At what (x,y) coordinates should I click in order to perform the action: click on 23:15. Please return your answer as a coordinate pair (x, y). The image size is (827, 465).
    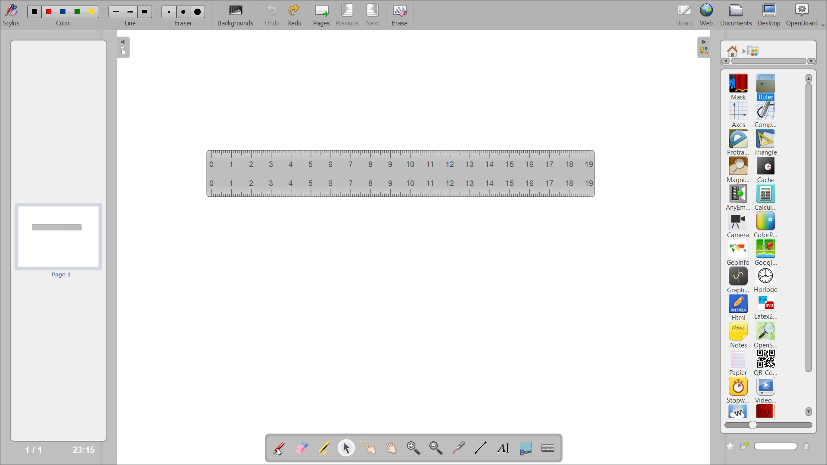
    Looking at the image, I should click on (83, 449).